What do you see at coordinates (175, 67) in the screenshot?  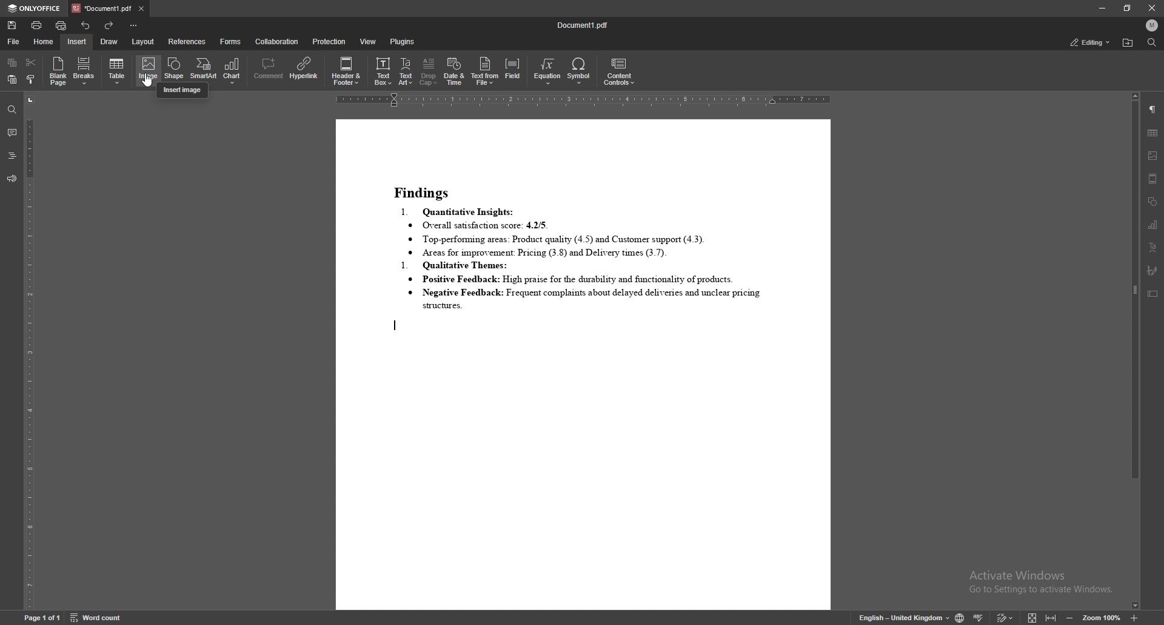 I see `shape` at bounding box center [175, 67].